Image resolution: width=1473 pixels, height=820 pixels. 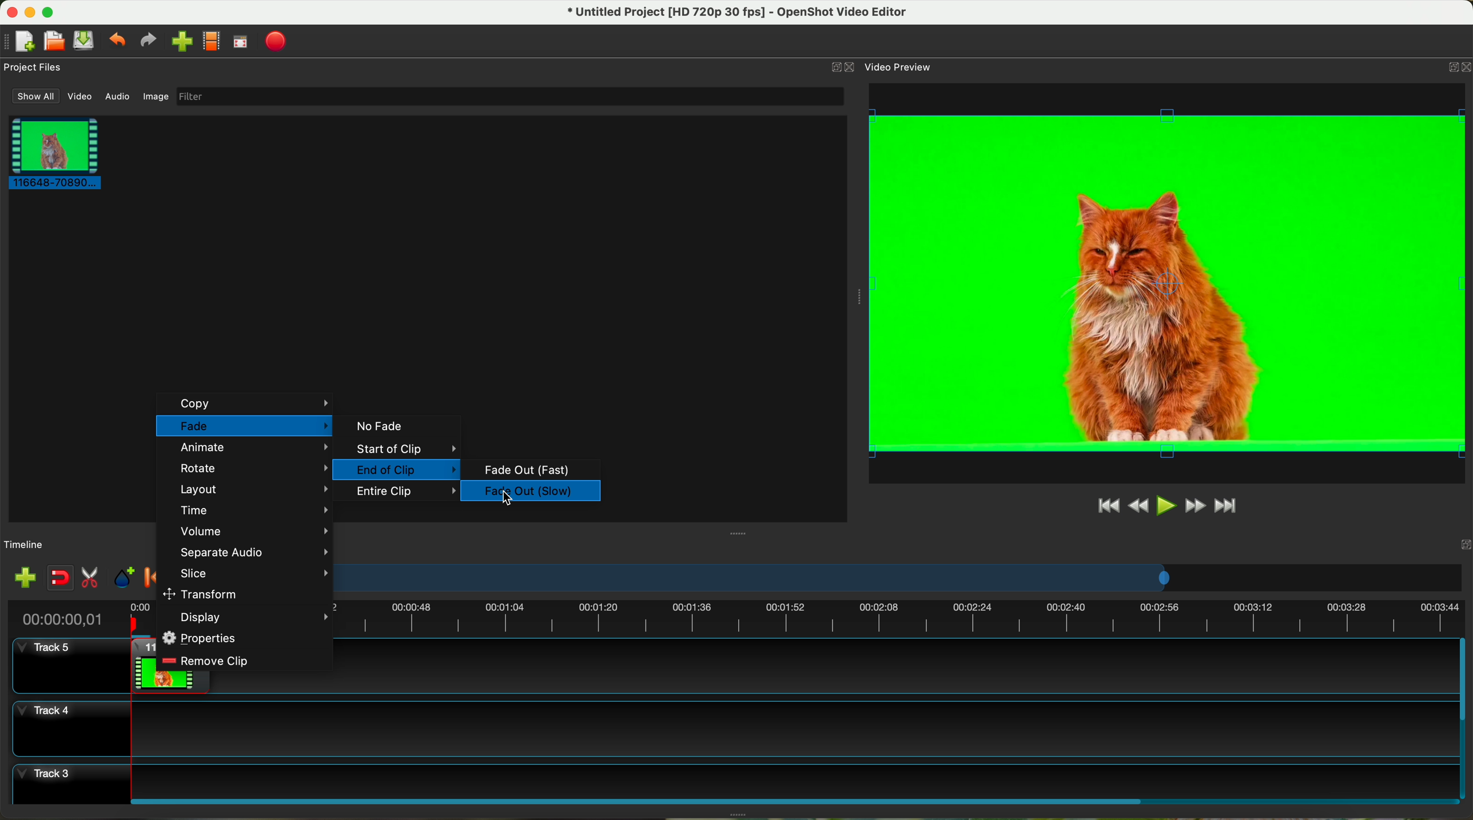 What do you see at coordinates (244, 426) in the screenshot?
I see `fade` at bounding box center [244, 426].